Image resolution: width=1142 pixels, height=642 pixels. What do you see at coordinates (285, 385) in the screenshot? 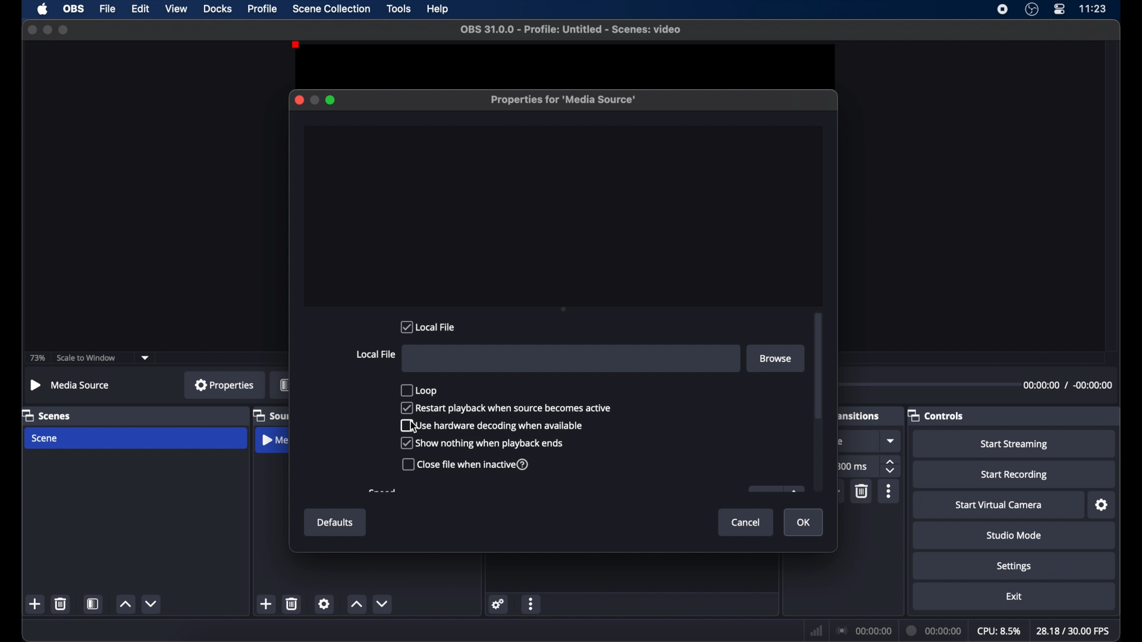
I see `filters` at bounding box center [285, 385].